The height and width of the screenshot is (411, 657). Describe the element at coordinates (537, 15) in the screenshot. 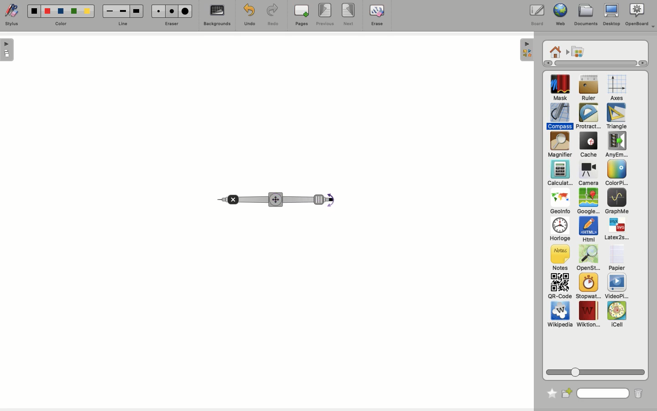

I see `Board` at that location.